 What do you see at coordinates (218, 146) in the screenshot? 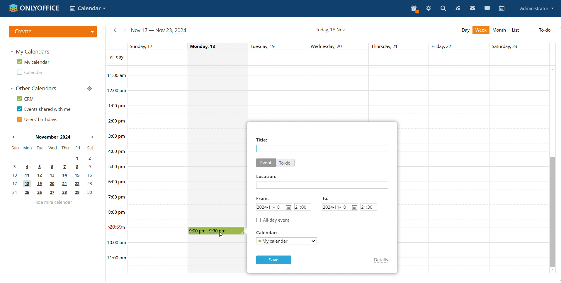
I see `Monday` at bounding box center [218, 146].